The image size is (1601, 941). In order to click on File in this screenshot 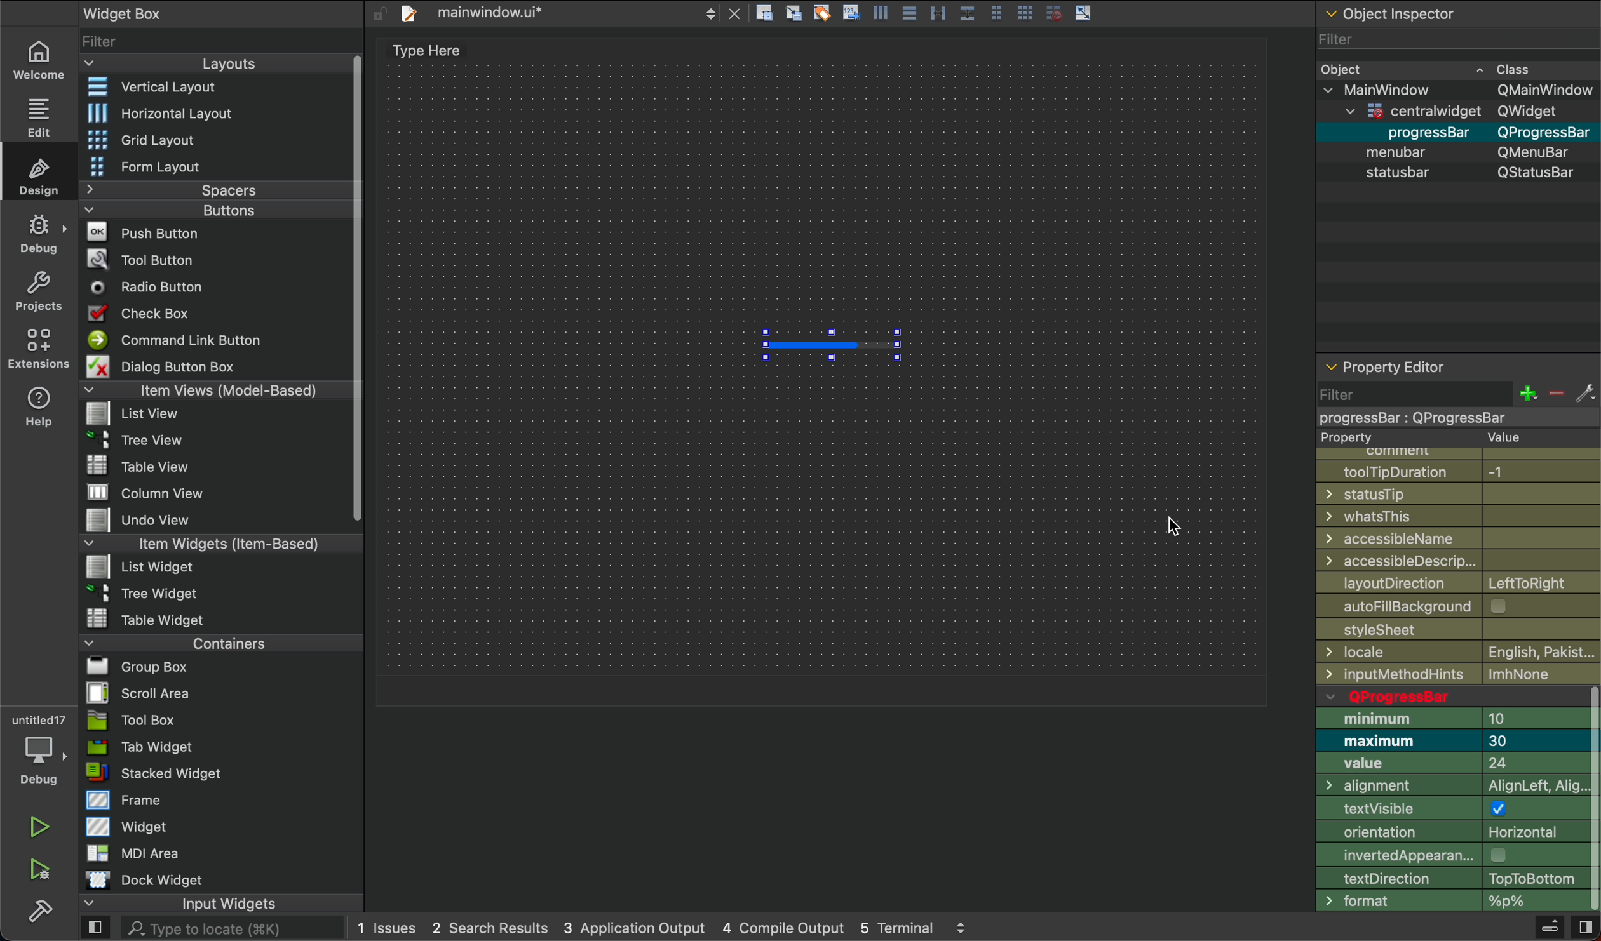, I will do `click(147, 618)`.